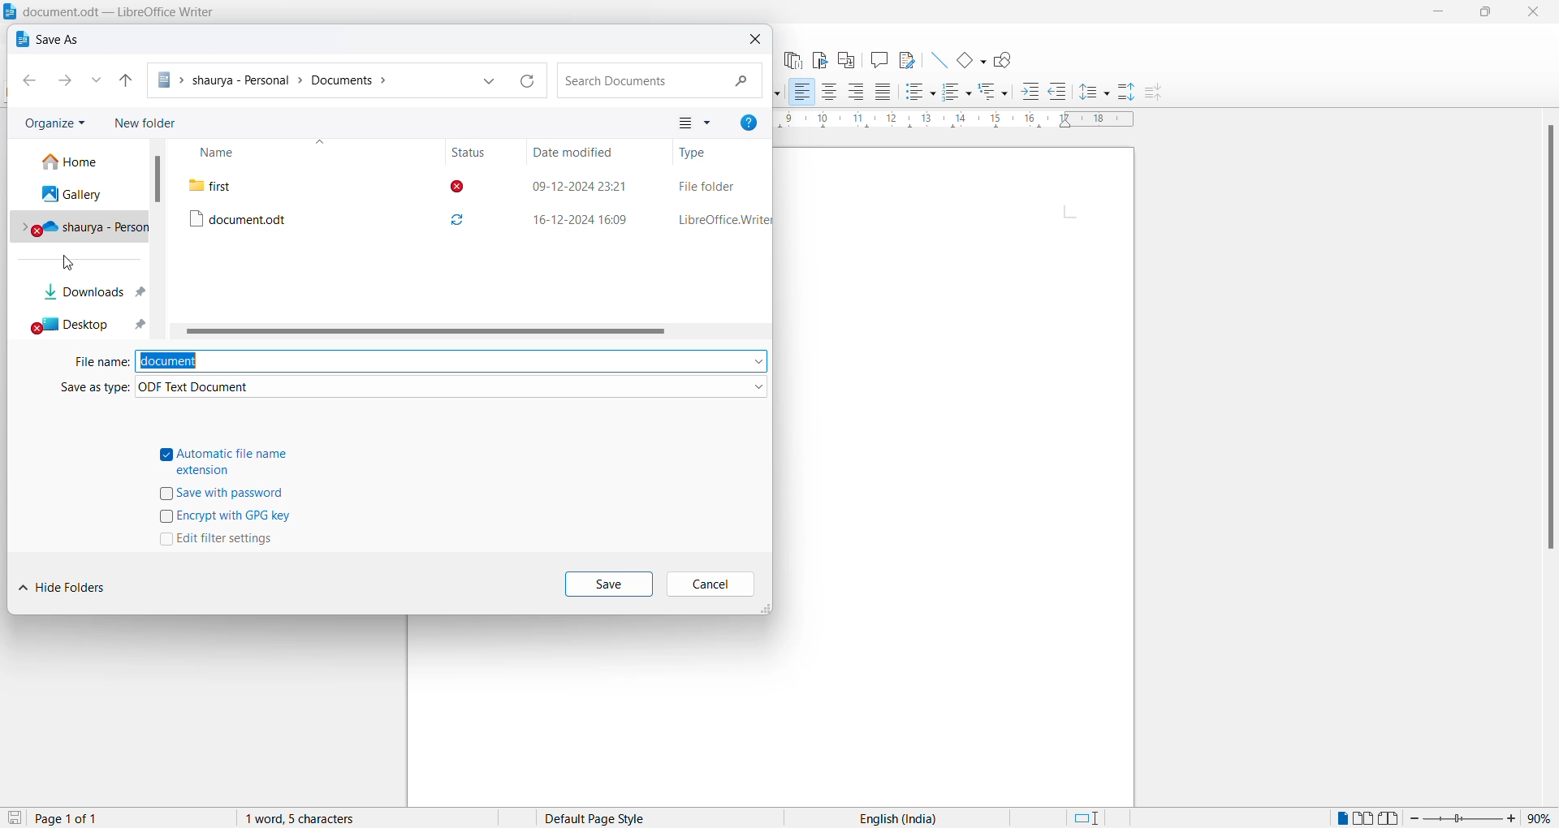 The width and height of the screenshot is (1559, 828). What do you see at coordinates (287, 217) in the screenshot?
I see `document.odt` at bounding box center [287, 217].